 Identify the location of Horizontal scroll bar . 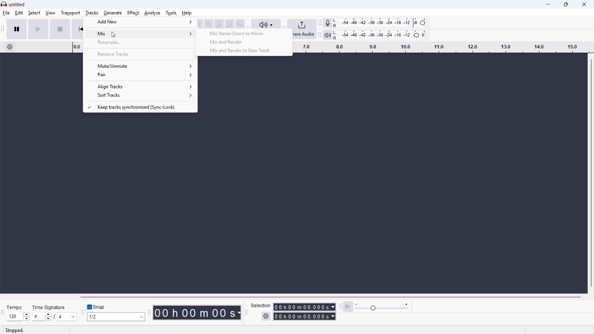
(330, 297).